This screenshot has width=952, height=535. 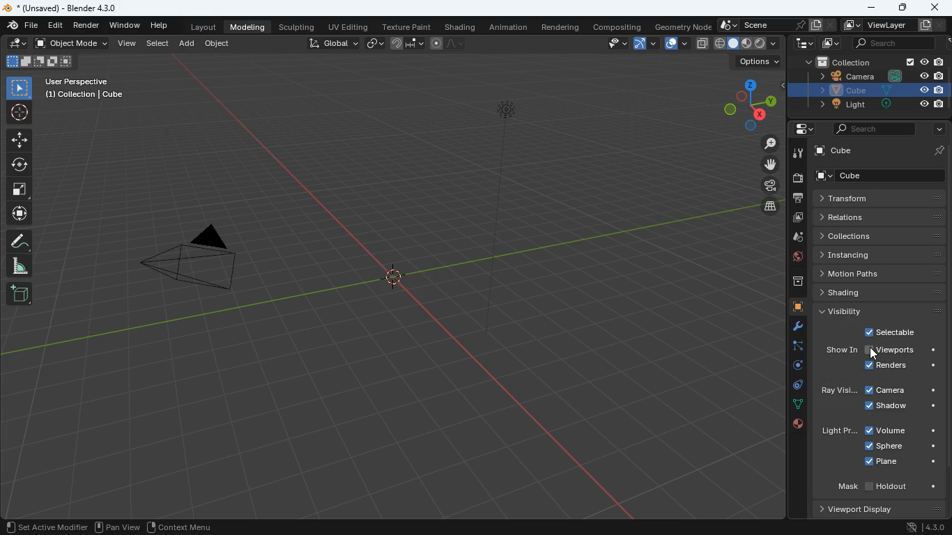 I want to click on arc, so click(x=646, y=42).